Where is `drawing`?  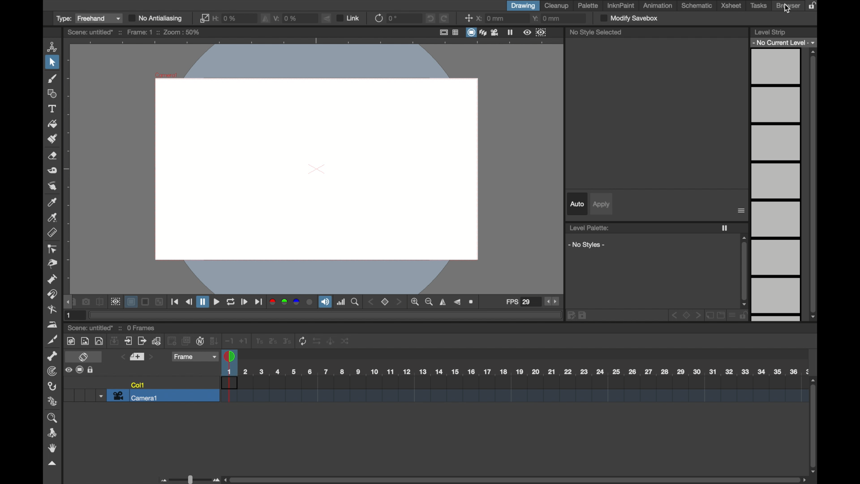
drawing is located at coordinates (523, 6).